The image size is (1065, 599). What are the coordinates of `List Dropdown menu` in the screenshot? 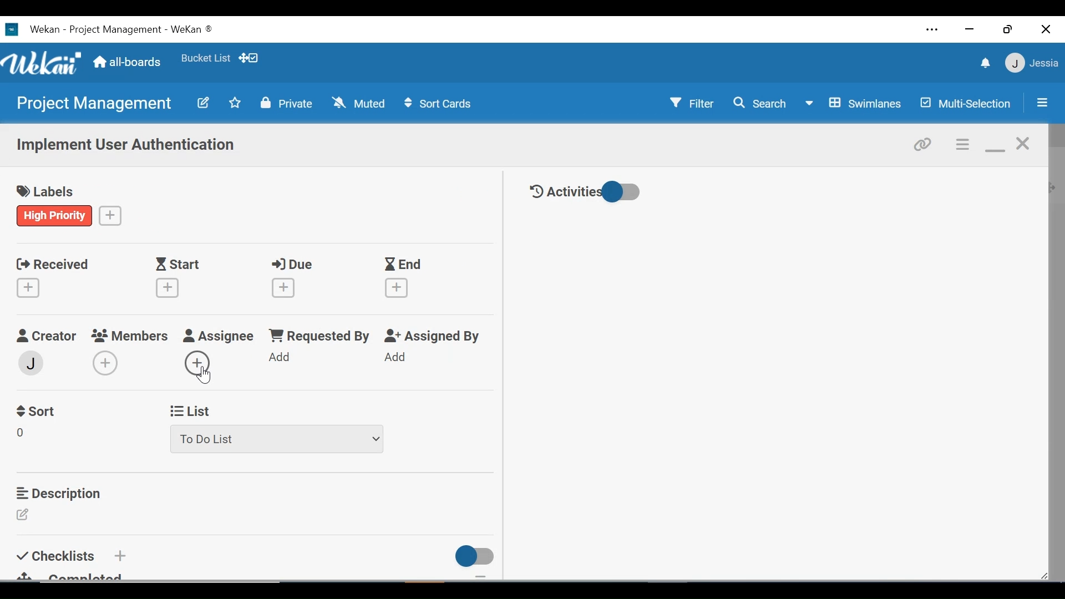 It's located at (277, 438).